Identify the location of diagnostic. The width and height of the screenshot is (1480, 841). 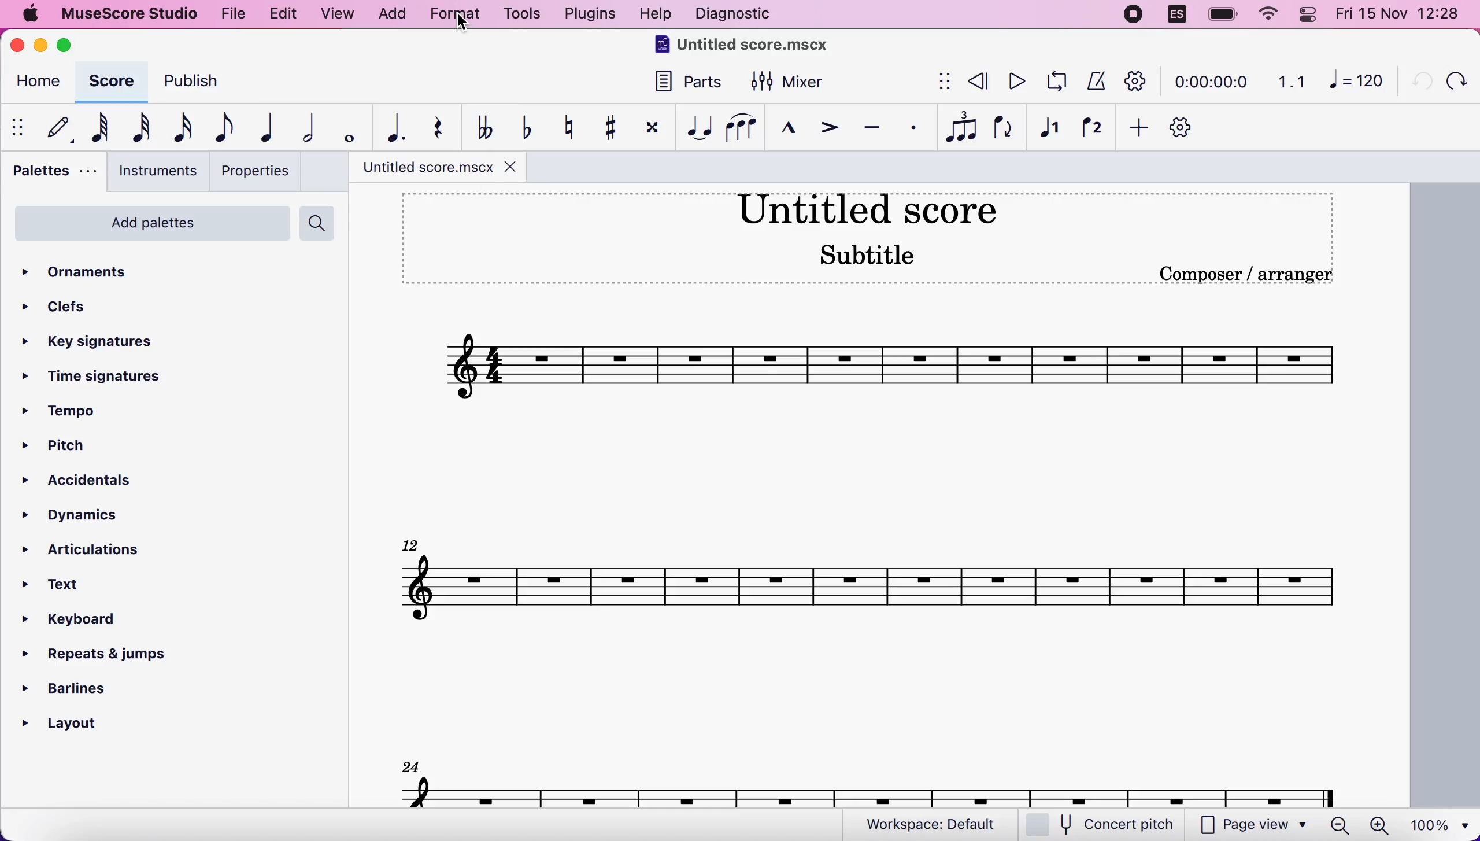
(737, 15).